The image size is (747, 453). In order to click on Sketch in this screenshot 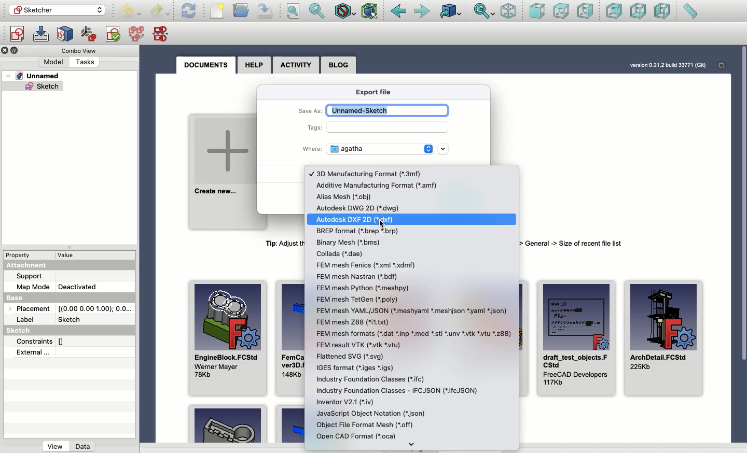, I will do `click(34, 88)`.